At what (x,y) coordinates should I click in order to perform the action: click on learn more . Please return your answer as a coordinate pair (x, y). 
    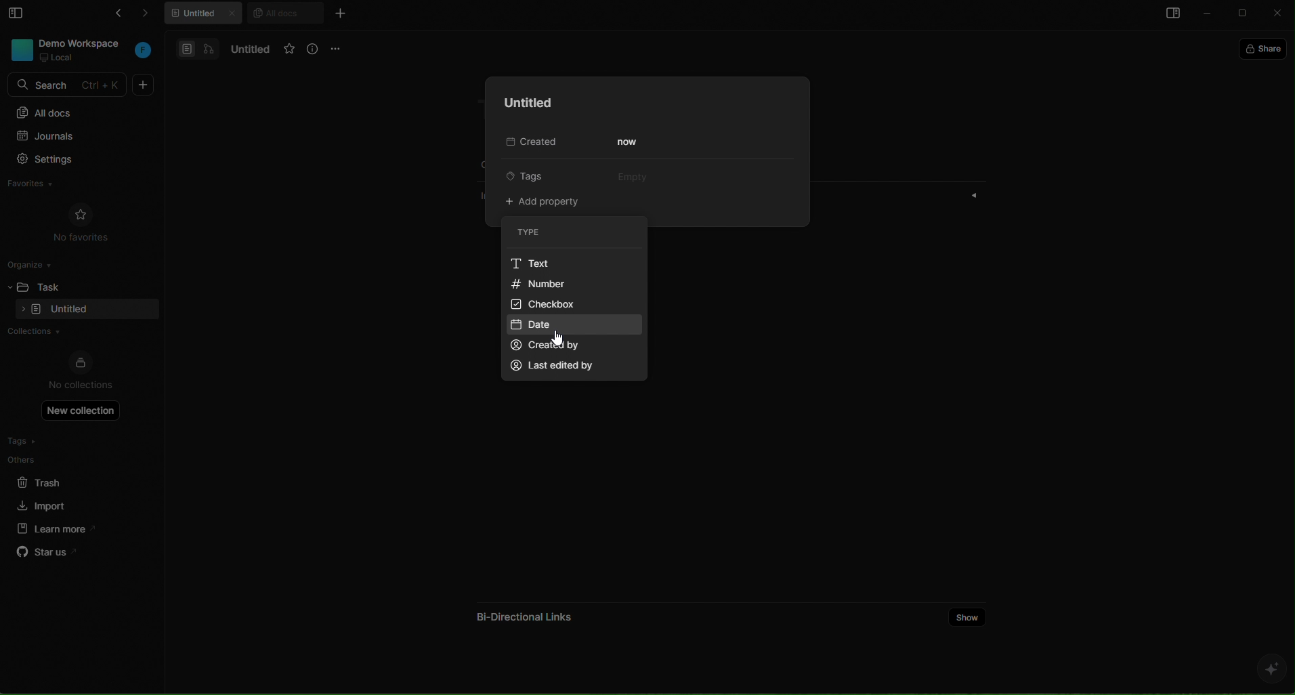
    Looking at the image, I should click on (51, 528).